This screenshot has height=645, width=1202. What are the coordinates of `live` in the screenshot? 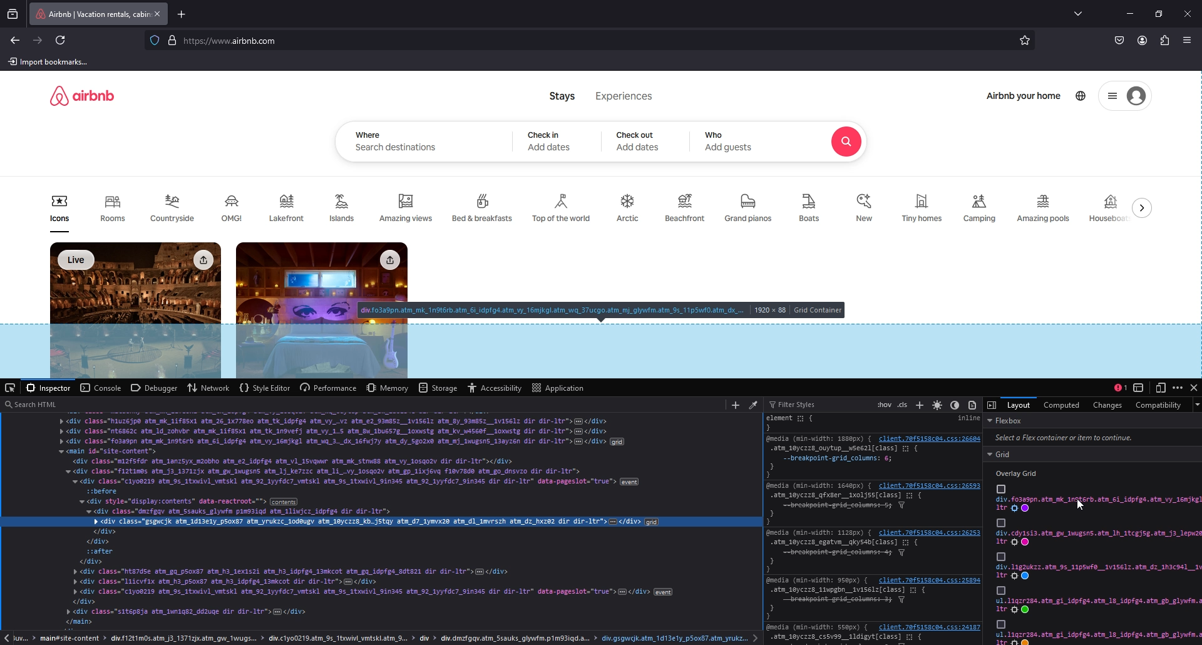 It's located at (78, 260).